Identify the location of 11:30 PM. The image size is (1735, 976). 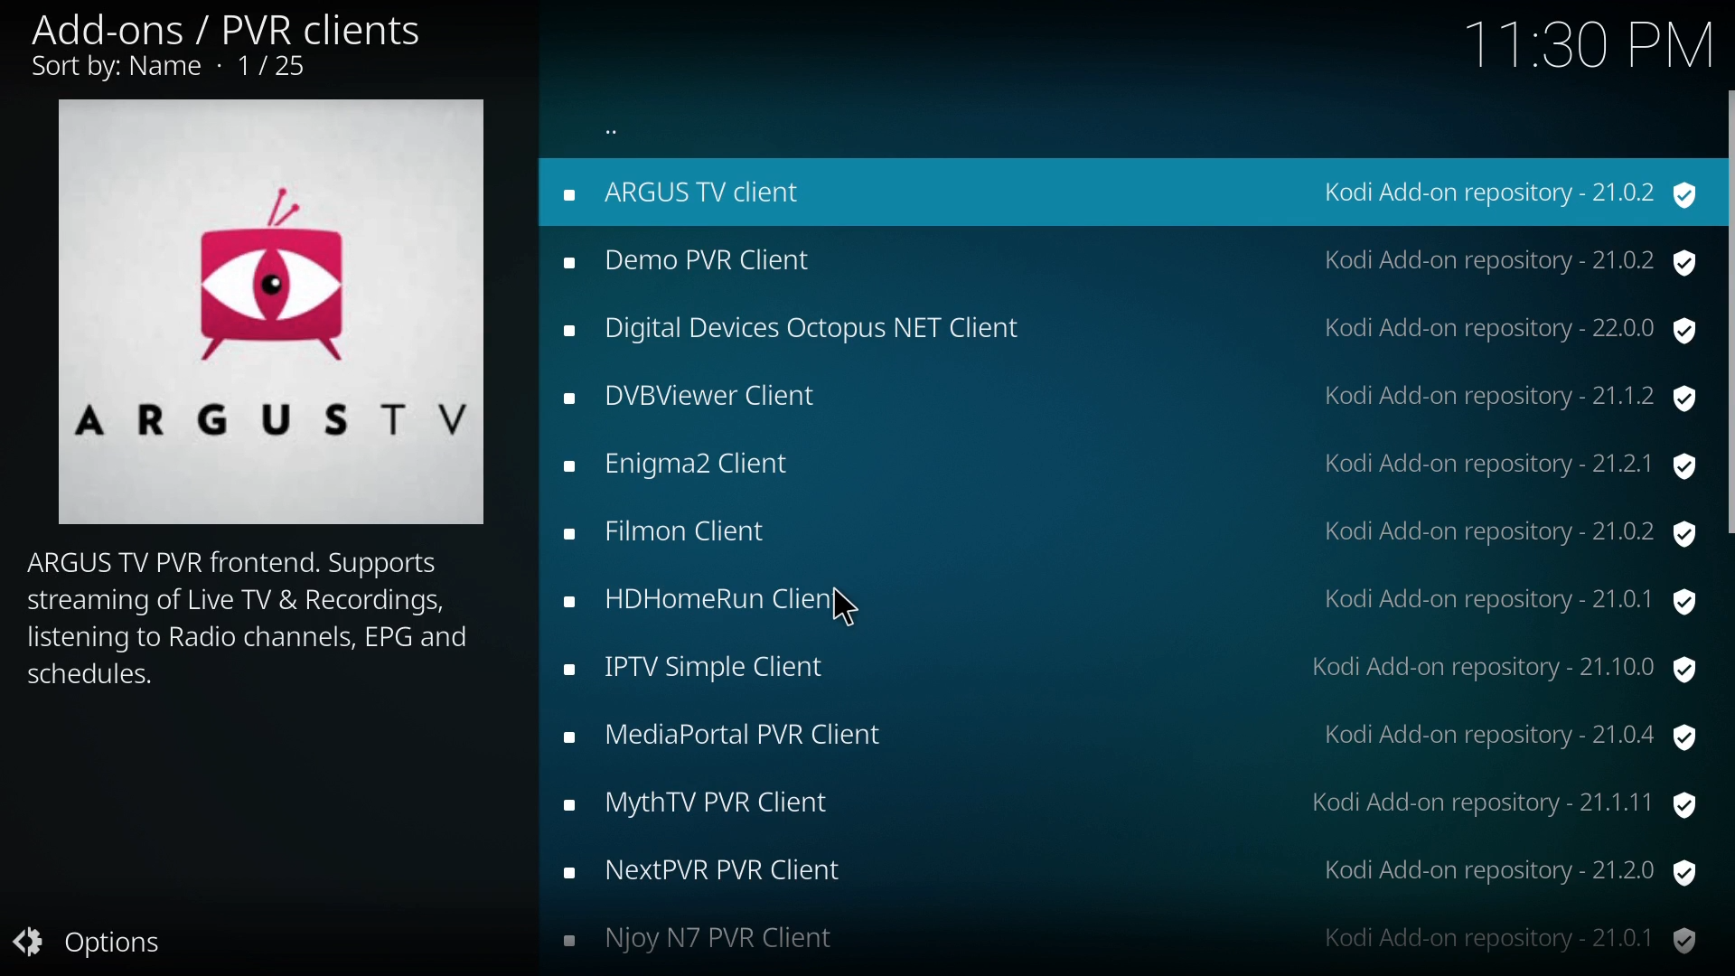
(1587, 43).